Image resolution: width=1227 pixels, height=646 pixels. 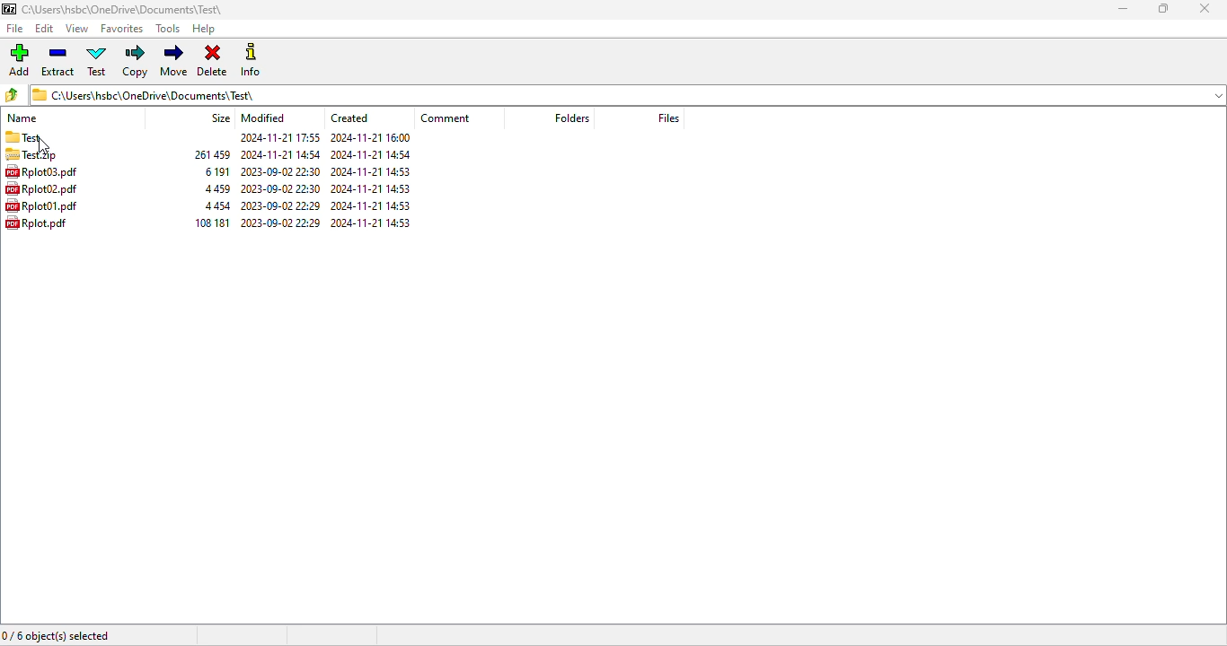 I want to click on browse folders, so click(x=11, y=95).